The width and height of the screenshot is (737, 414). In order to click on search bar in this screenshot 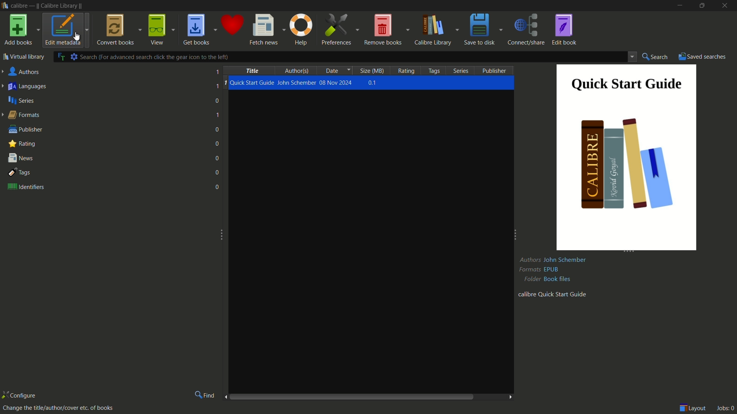, I will do `click(359, 57)`.